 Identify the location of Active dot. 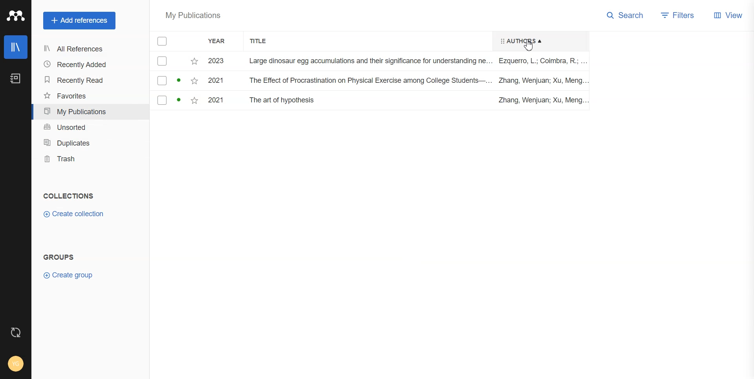
(179, 100).